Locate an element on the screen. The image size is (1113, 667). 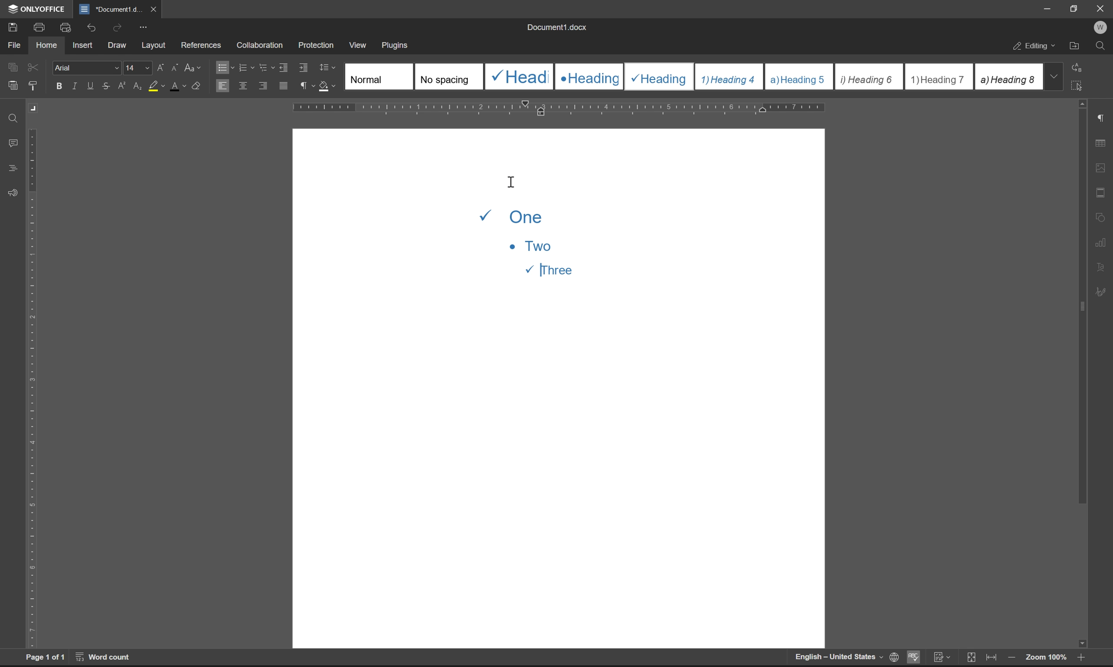
file is located at coordinates (13, 45).